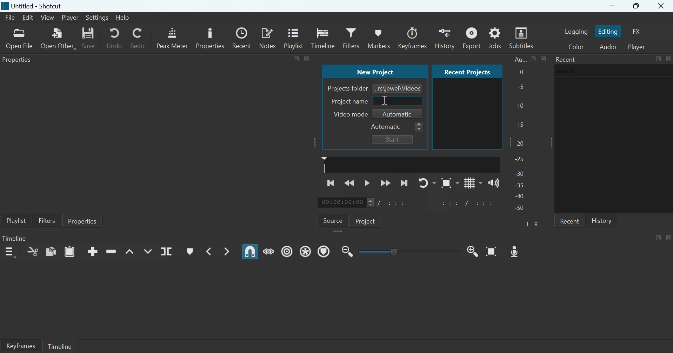  I want to click on Edit, so click(27, 18).